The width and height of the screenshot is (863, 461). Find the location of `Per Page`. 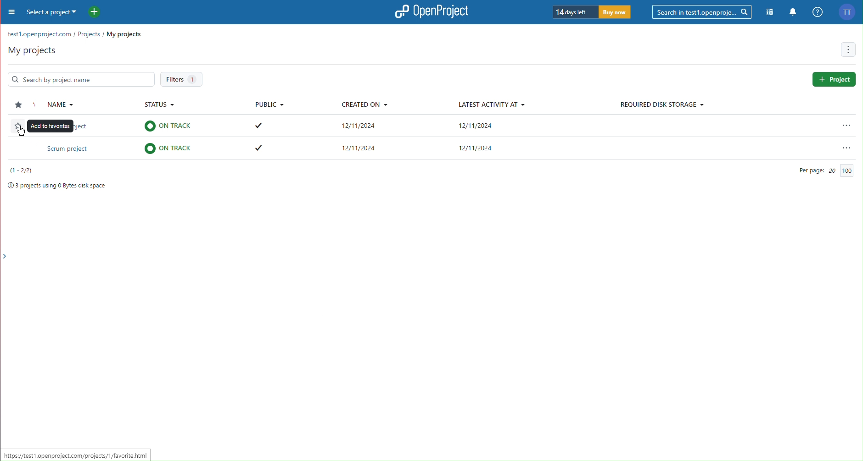

Per Page is located at coordinates (824, 170).